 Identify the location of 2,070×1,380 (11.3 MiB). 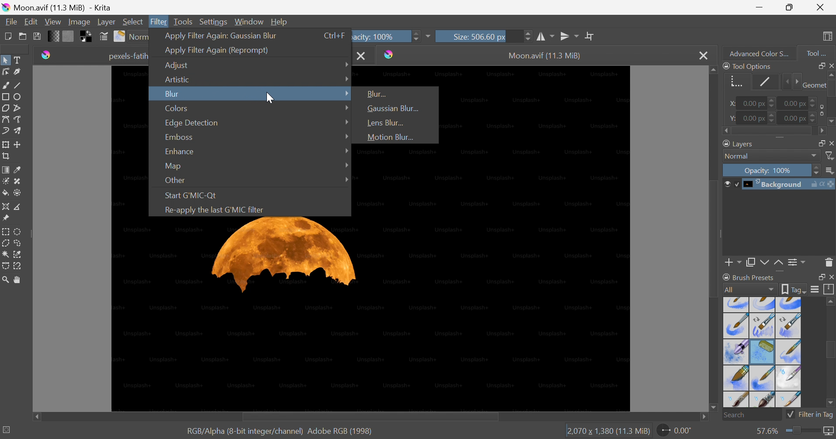
(607, 432).